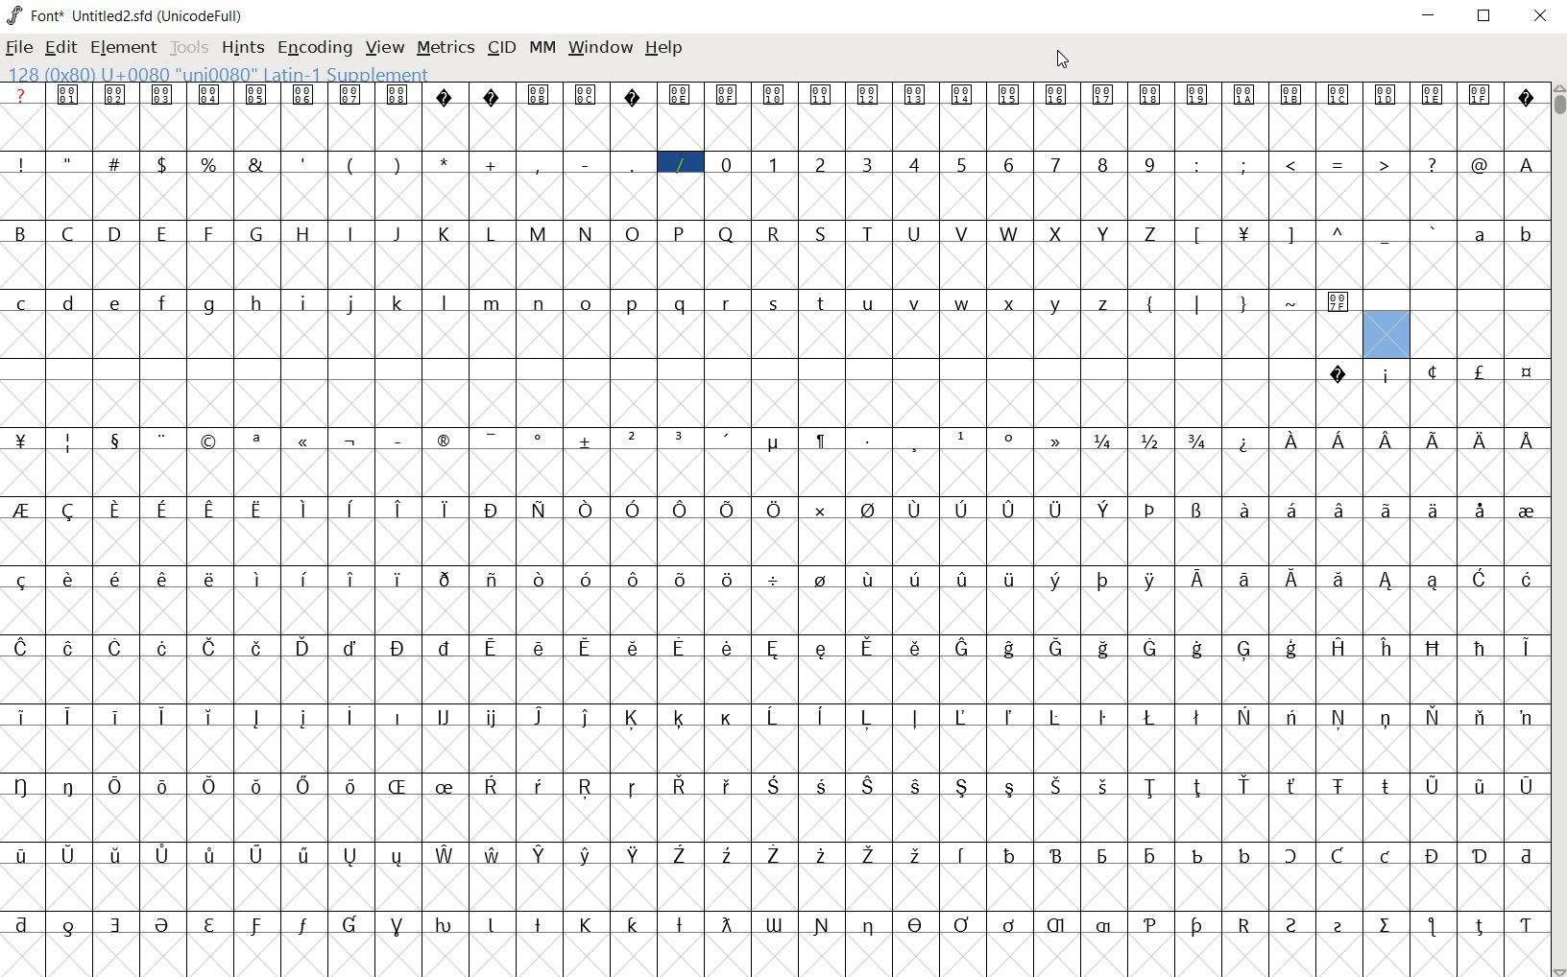 The height and width of the screenshot is (977, 1567). I want to click on glyph, so click(538, 581).